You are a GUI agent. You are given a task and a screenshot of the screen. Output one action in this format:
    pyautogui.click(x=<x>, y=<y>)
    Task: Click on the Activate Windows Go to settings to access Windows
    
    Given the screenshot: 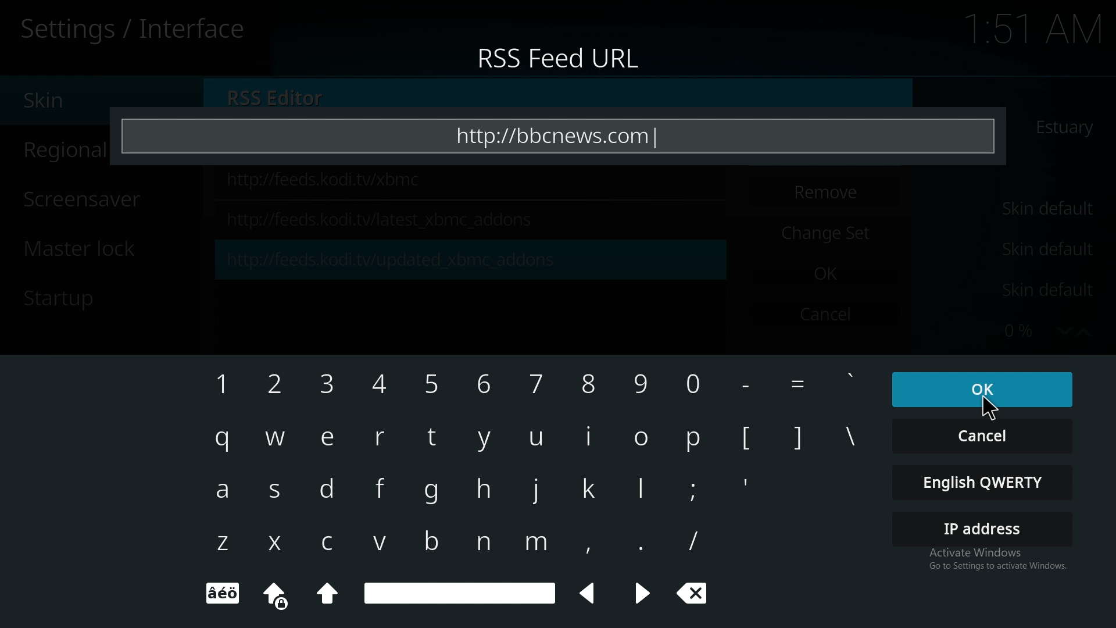 What is the action you would take?
    pyautogui.click(x=985, y=566)
    